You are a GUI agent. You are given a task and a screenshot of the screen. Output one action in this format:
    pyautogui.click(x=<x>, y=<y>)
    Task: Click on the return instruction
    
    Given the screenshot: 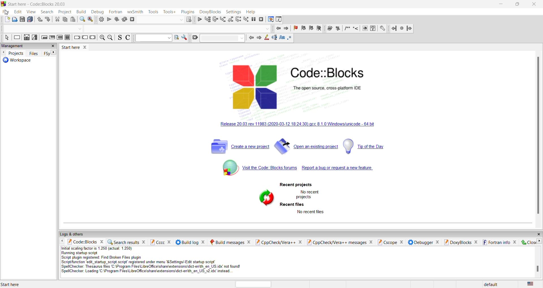 What is the action you would take?
    pyautogui.click(x=92, y=38)
    